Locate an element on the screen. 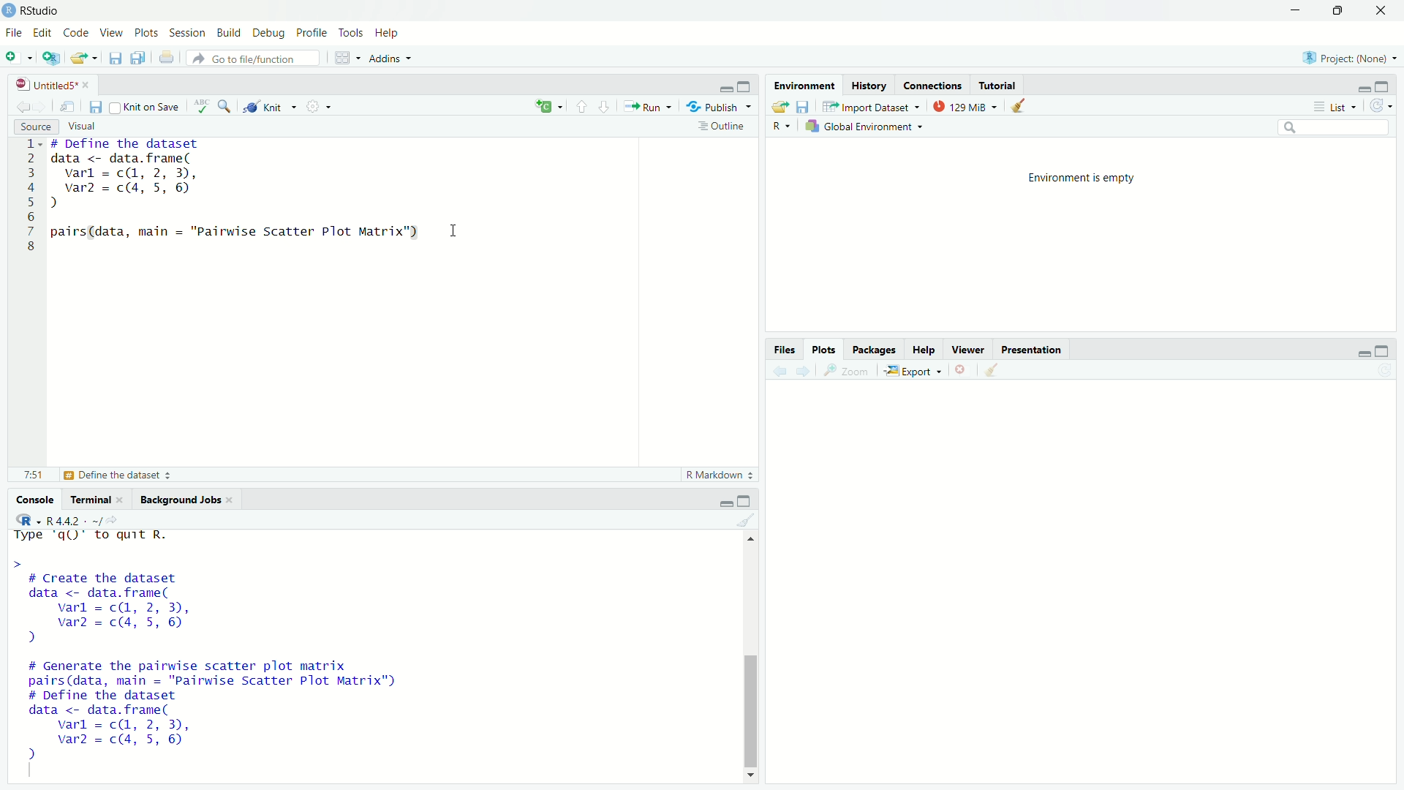 The image size is (1404, 790). Save all open documents (Ctrl + Alt + S) is located at coordinates (137, 56).